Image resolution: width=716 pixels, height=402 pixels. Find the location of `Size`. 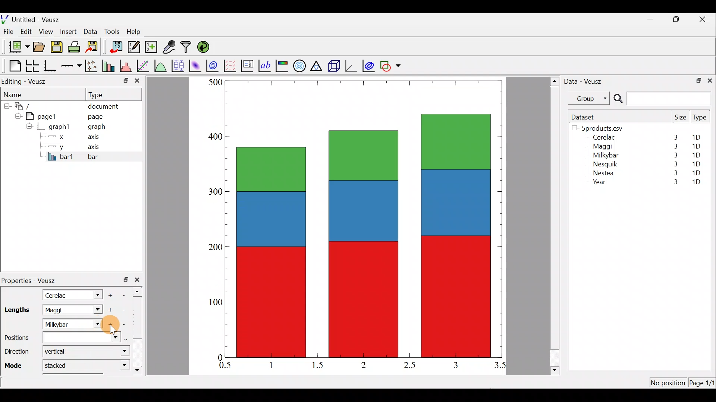

Size is located at coordinates (680, 118).